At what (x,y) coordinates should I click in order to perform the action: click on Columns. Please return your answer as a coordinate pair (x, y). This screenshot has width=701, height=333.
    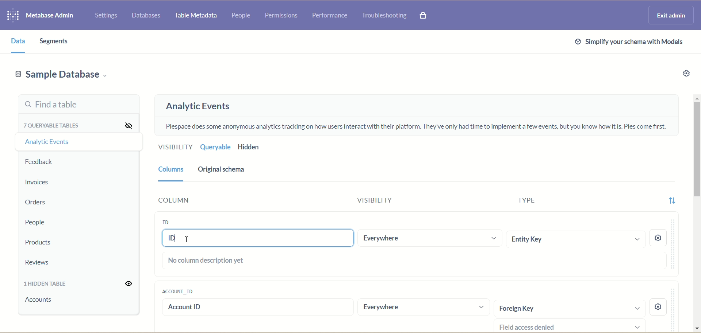
    Looking at the image, I should click on (172, 173).